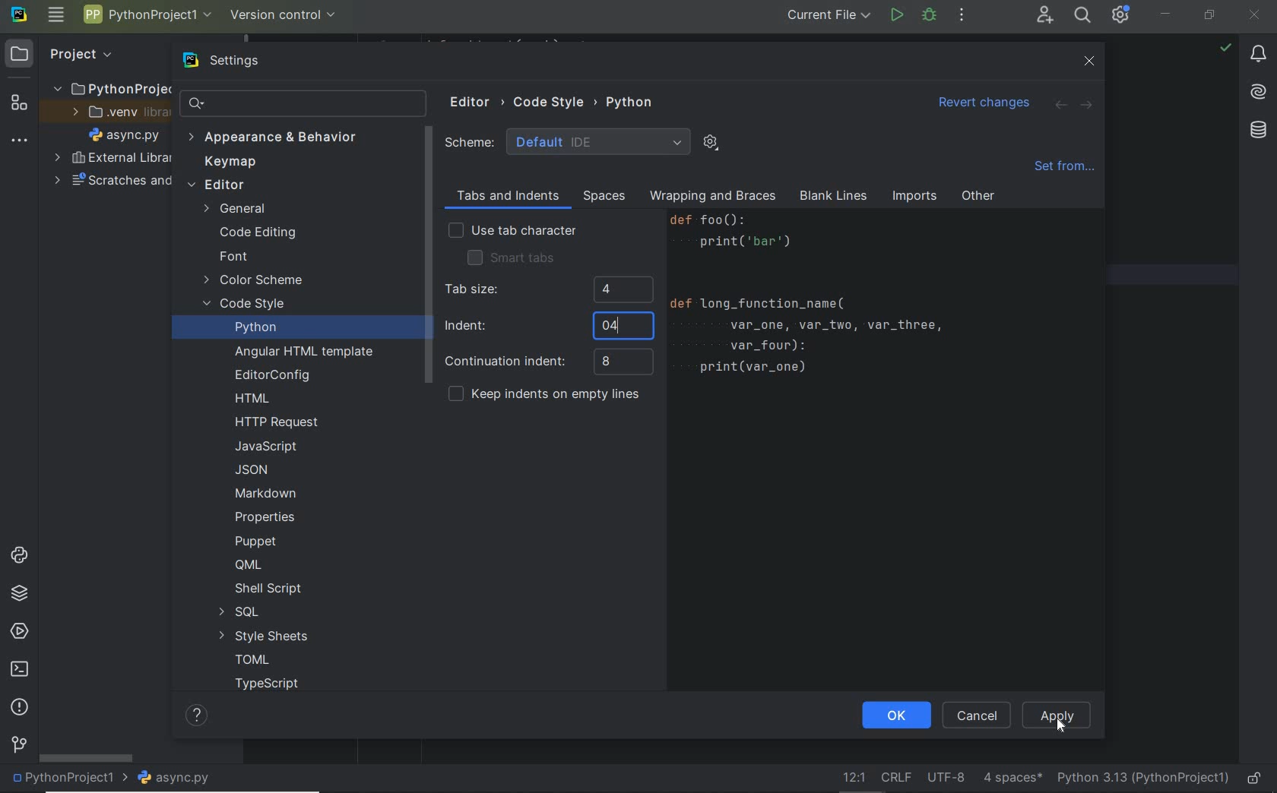  Describe the element at coordinates (106, 182) in the screenshot. I see `scratches and consoles` at that location.